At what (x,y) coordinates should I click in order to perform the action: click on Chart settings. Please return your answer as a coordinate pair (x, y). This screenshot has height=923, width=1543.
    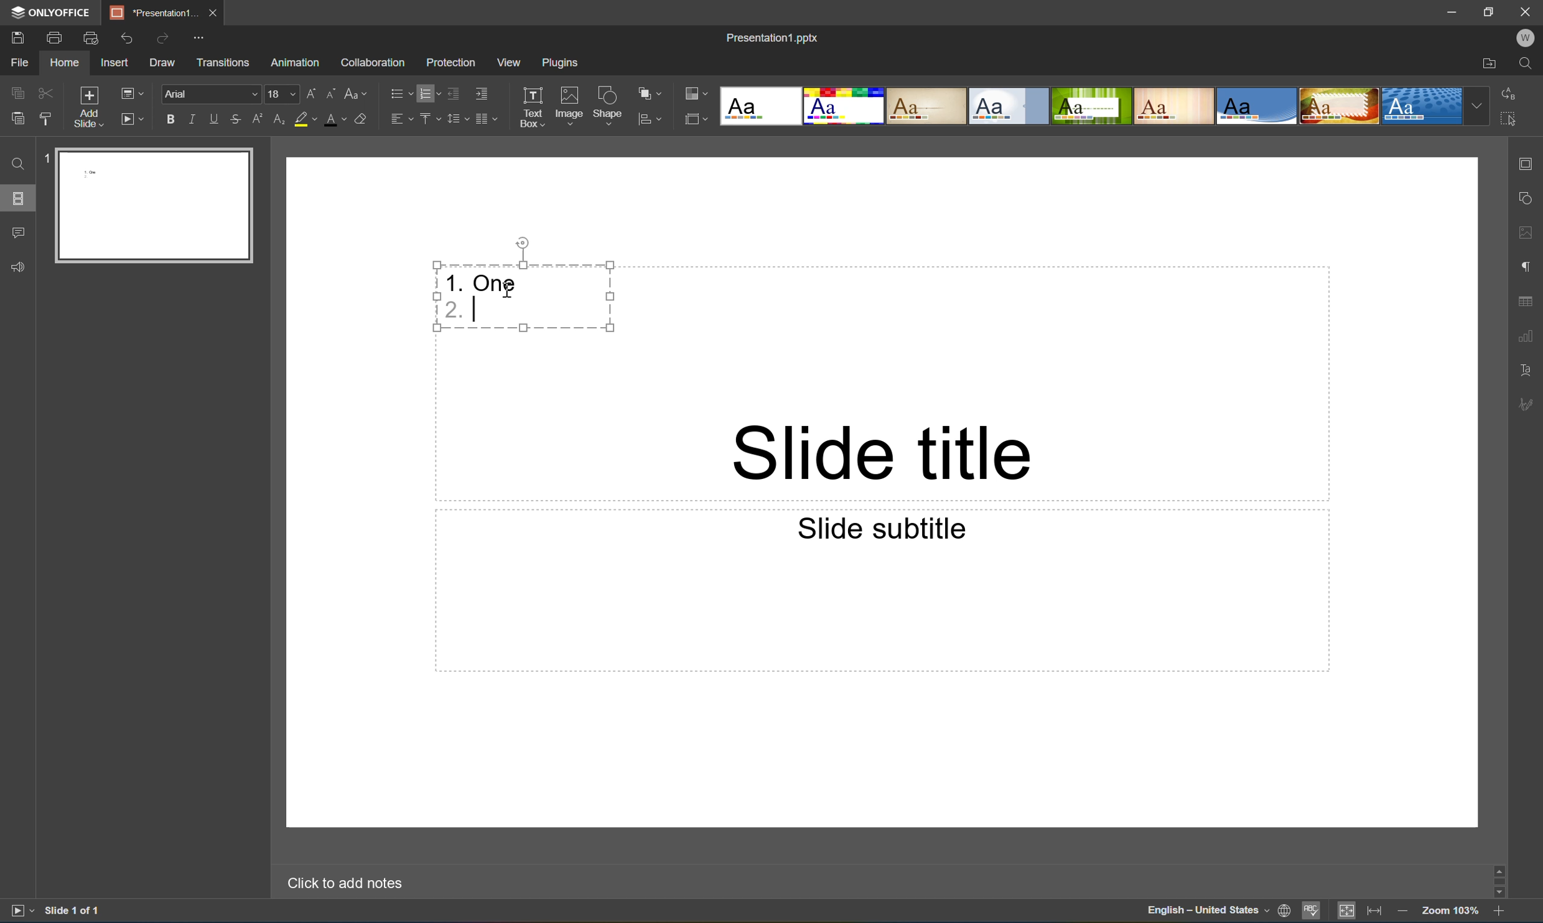
    Looking at the image, I should click on (1527, 336).